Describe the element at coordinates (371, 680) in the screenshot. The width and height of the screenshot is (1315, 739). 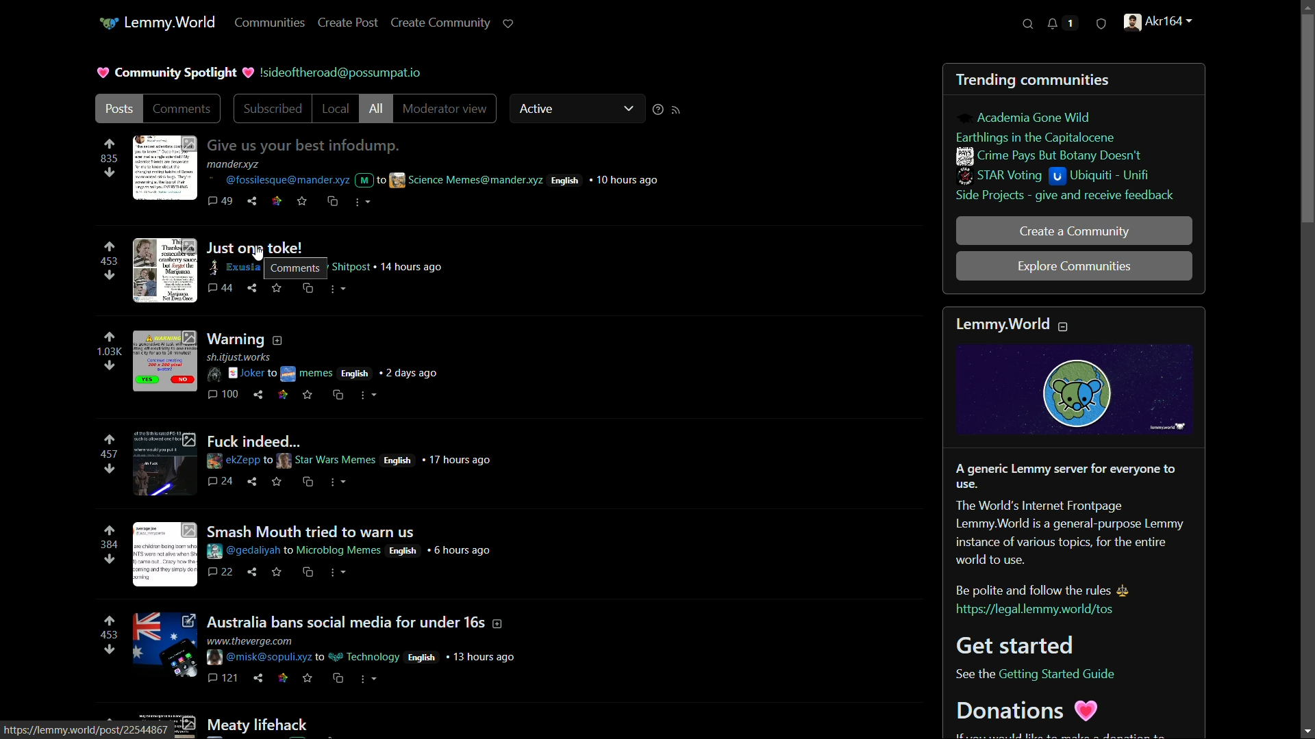
I see `more actions` at that location.